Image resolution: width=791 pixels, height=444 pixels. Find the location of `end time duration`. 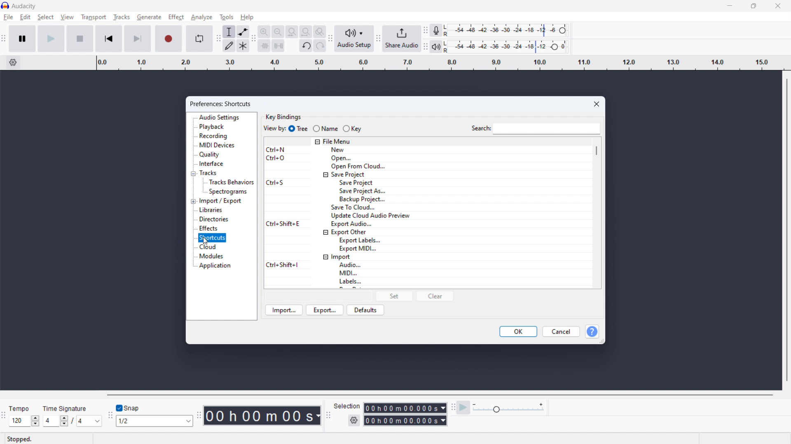

end time duration is located at coordinates (400, 421).